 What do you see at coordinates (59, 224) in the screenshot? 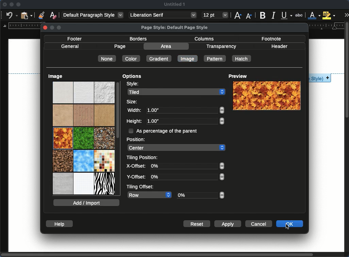
I see `help` at bounding box center [59, 224].